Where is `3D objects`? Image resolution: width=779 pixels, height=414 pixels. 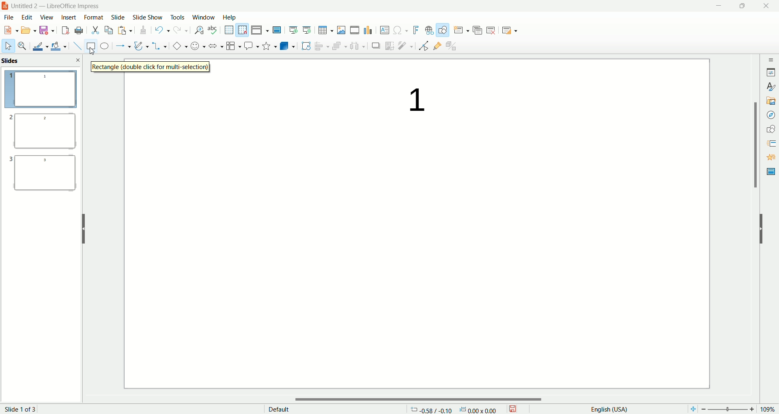
3D objects is located at coordinates (288, 46).